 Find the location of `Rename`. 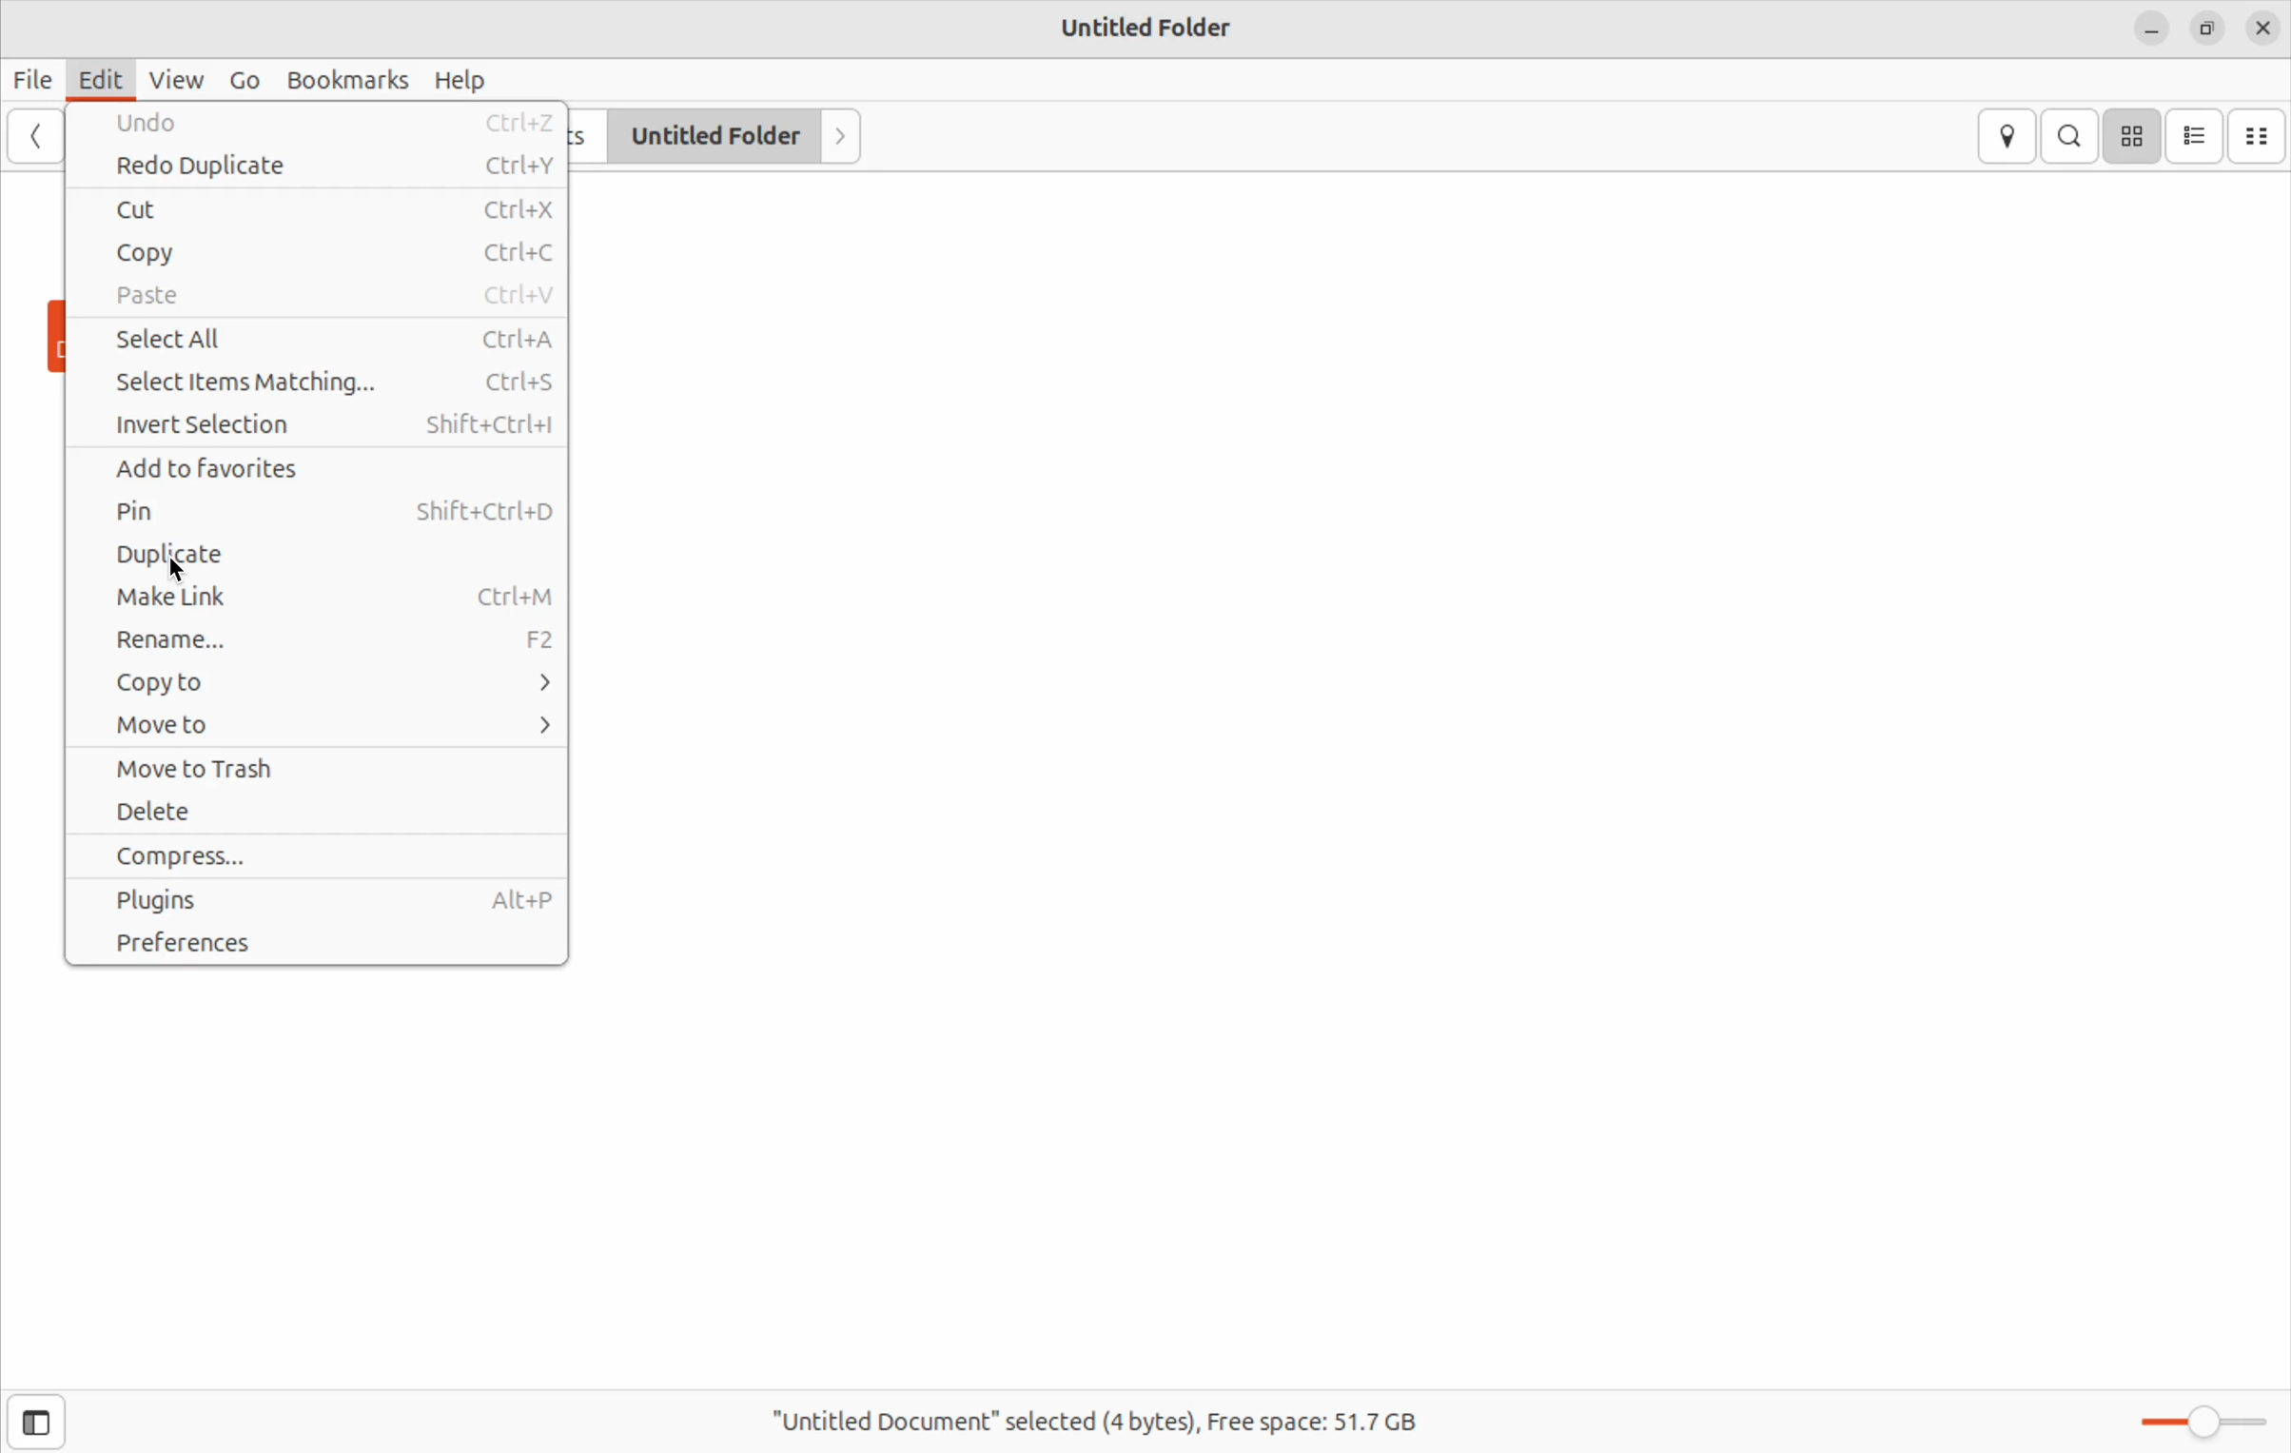

Rename is located at coordinates (316, 638).